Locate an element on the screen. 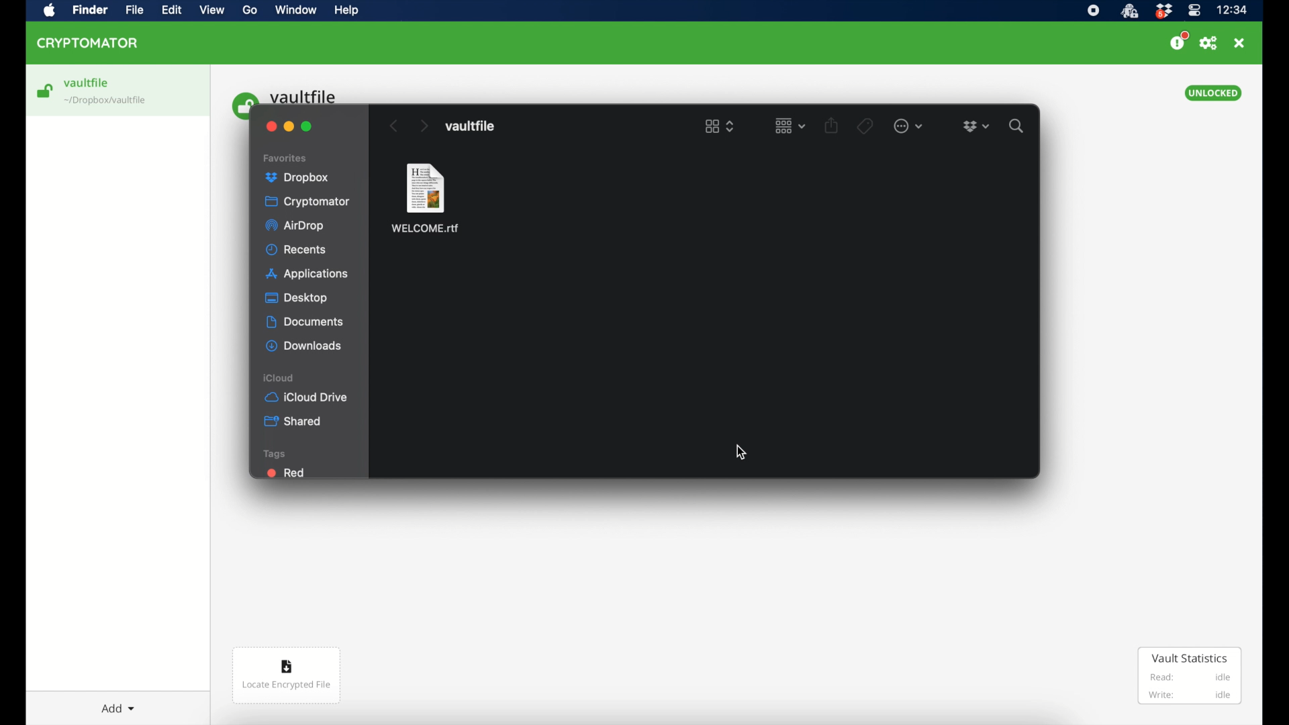 The image size is (1289, 725). dropbox is located at coordinates (298, 179).